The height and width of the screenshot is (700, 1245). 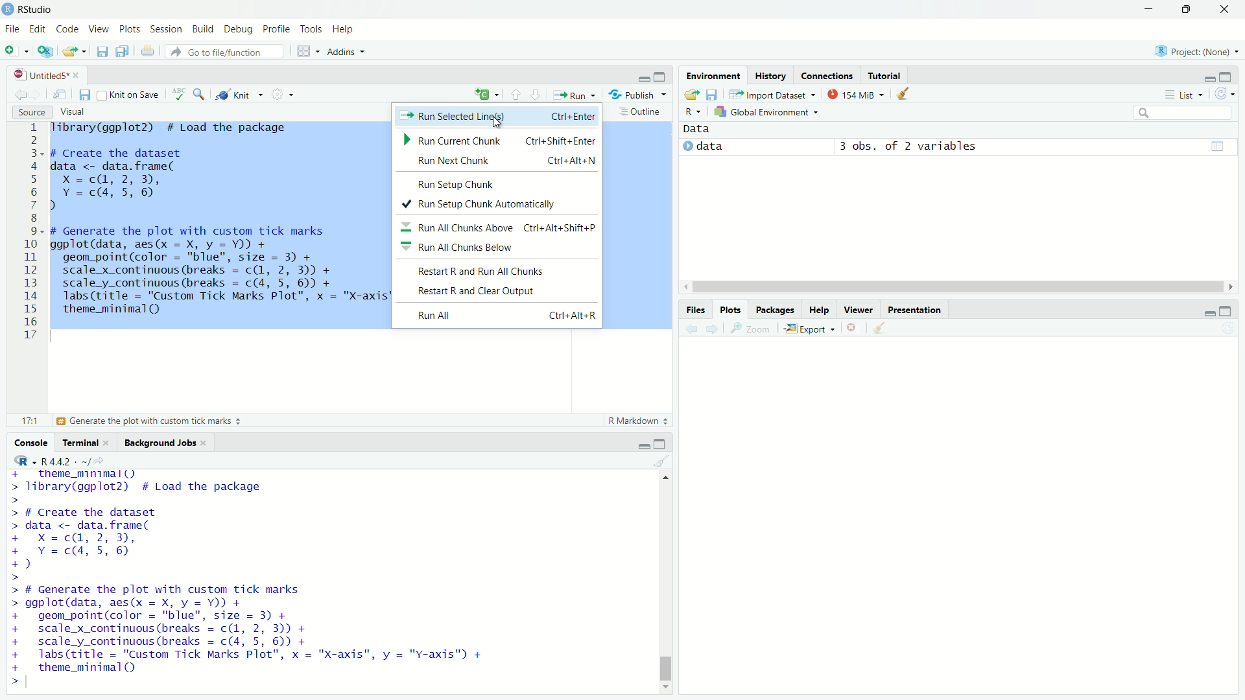 What do you see at coordinates (346, 29) in the screenshot?
I see `help` at bounding box center [346, 29].